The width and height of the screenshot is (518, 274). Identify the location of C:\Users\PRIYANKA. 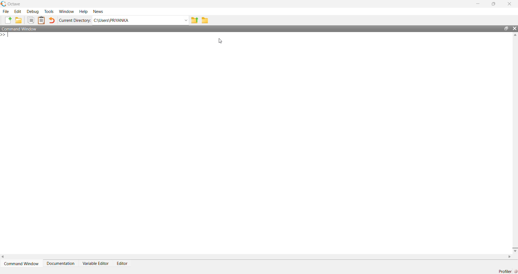
(136, 20).